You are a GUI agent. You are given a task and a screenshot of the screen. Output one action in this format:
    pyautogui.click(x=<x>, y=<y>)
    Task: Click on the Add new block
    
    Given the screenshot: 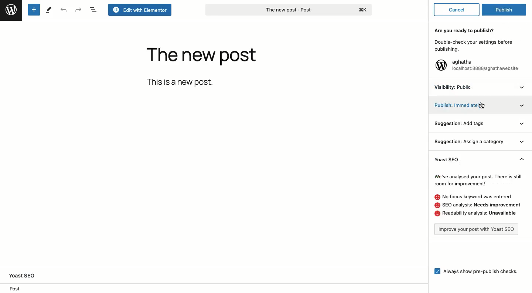 What is the action you would take?
    pyautogui.click(x=34, y=10)
    